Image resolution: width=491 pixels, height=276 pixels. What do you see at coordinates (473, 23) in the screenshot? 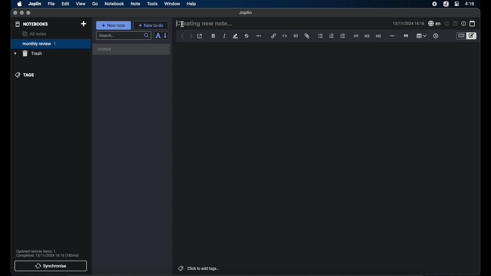
I see `calendar` at bounding box center [473, 23].